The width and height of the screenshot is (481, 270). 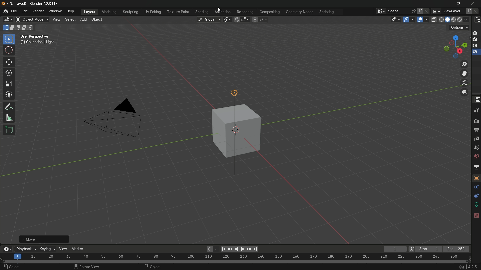 I want to click on solid, so click(x=447, y=20).